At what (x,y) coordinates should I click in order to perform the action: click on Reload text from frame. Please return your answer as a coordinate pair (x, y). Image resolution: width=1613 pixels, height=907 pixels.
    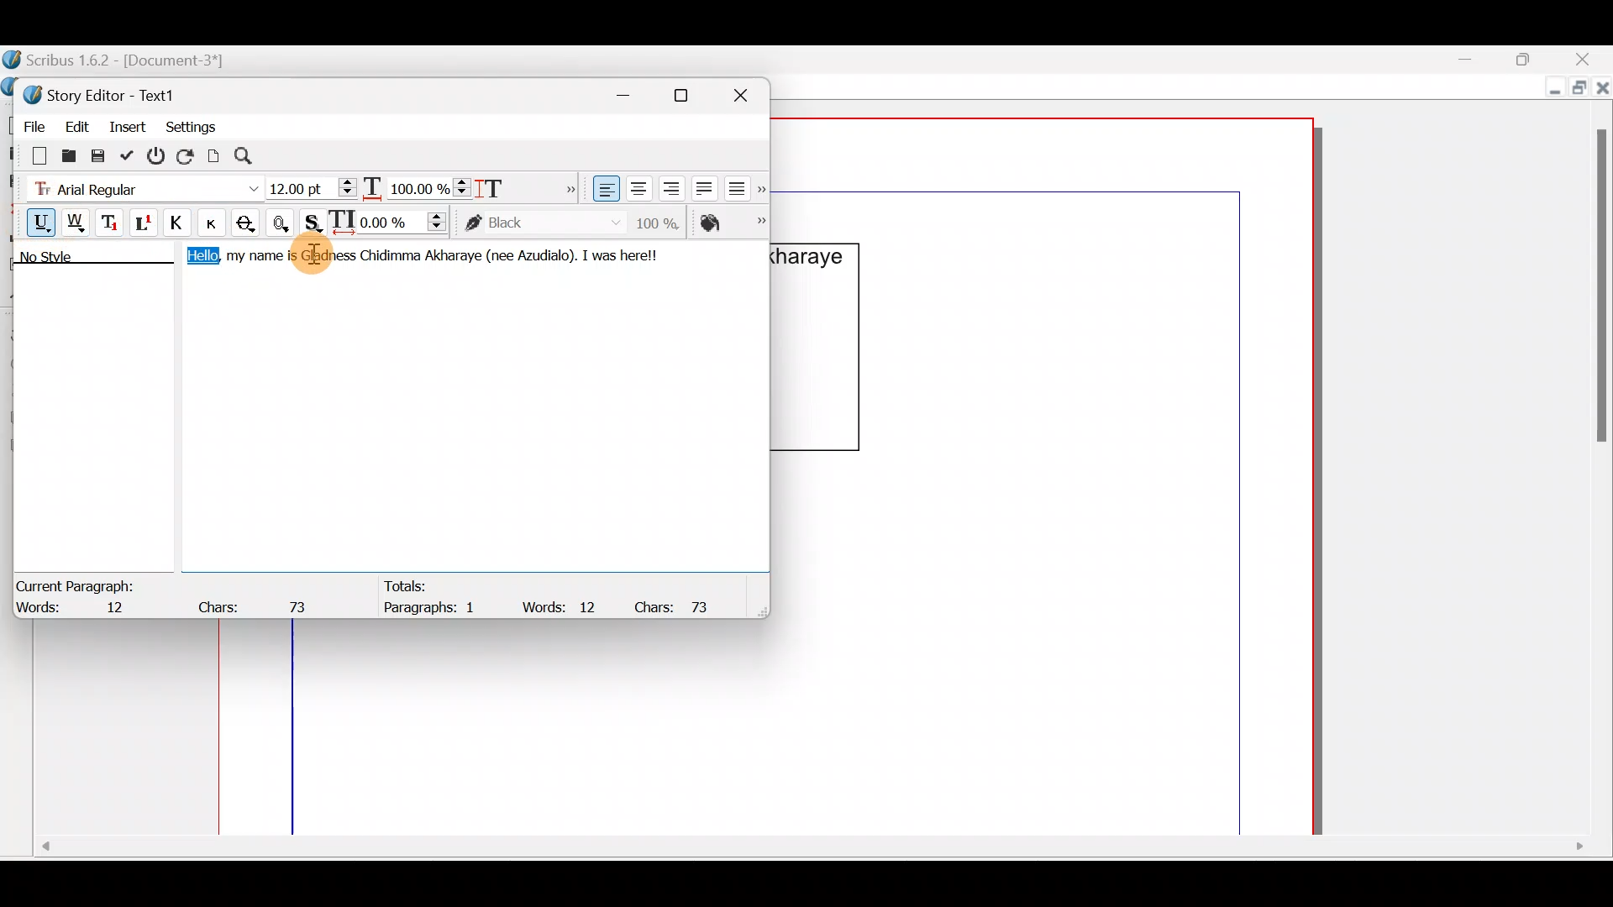
    Looking at the image, I should click on (187, 155).